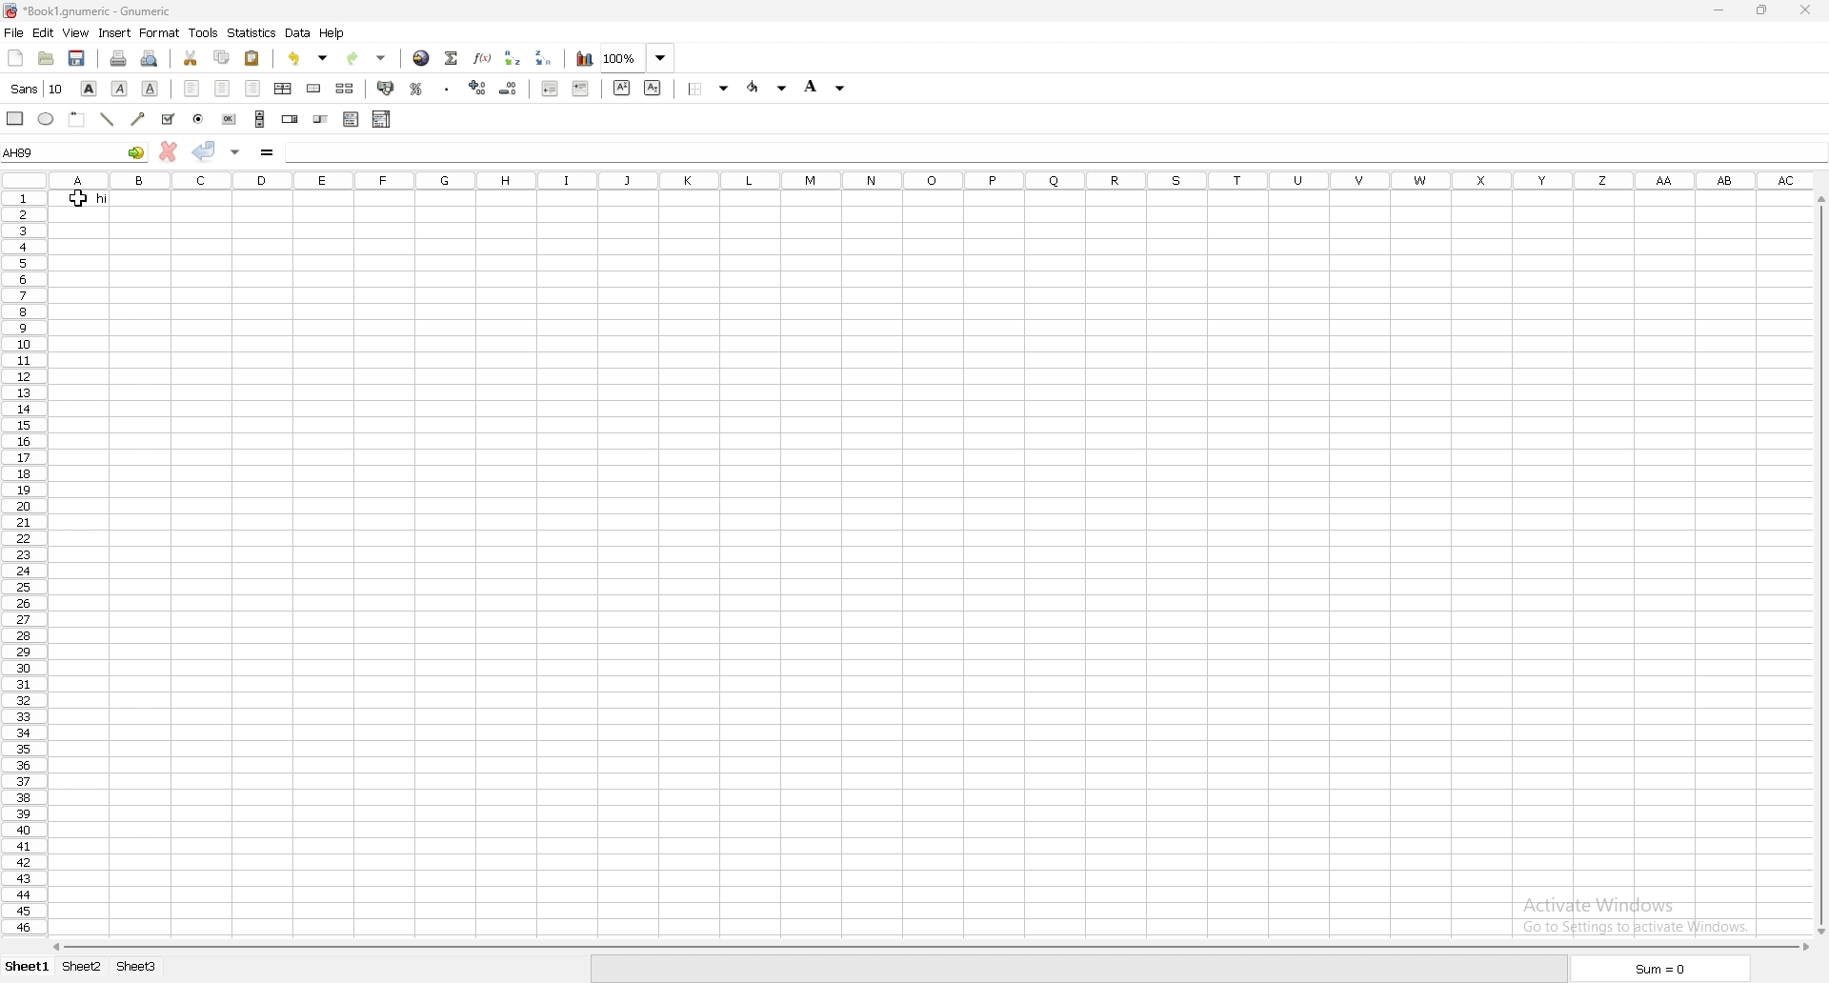 This screenshot has height=983, width=1829. Describe the element at coordinates (388, 88) in the screenshot. I see `accounting` at that location.